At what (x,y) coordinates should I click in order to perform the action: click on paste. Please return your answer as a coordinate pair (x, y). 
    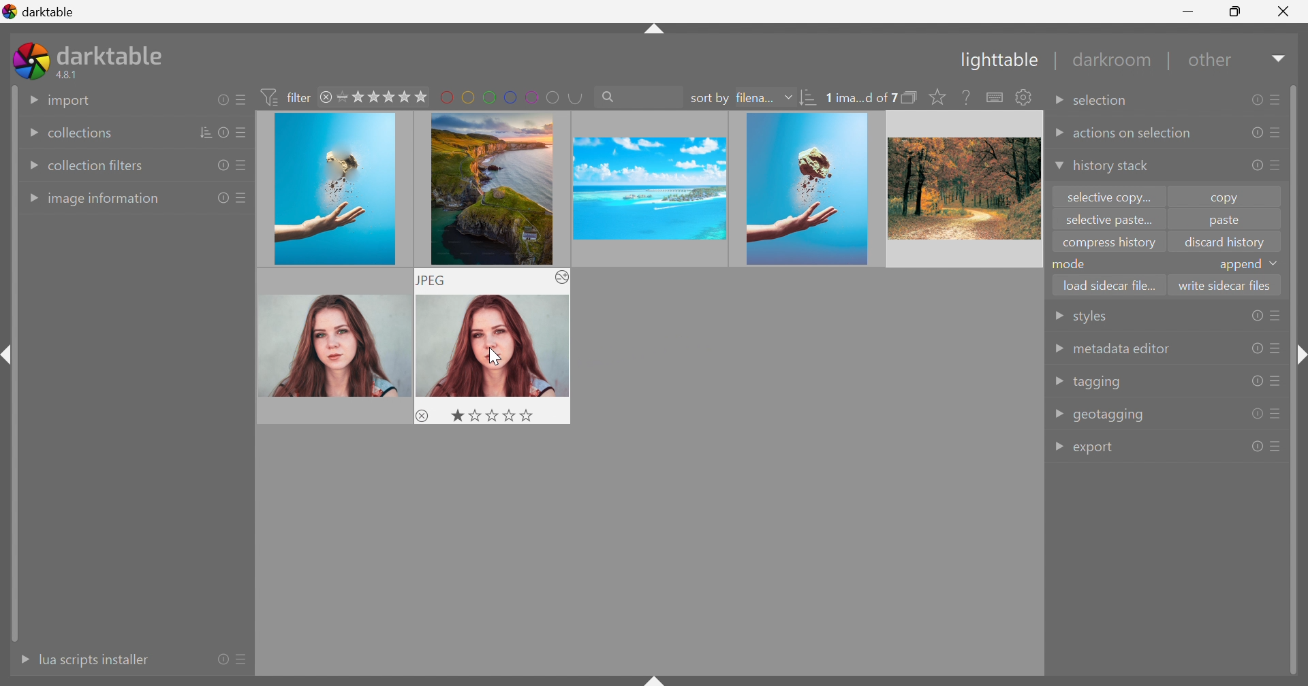
    Looking at the image, I should click on (1223, 223).